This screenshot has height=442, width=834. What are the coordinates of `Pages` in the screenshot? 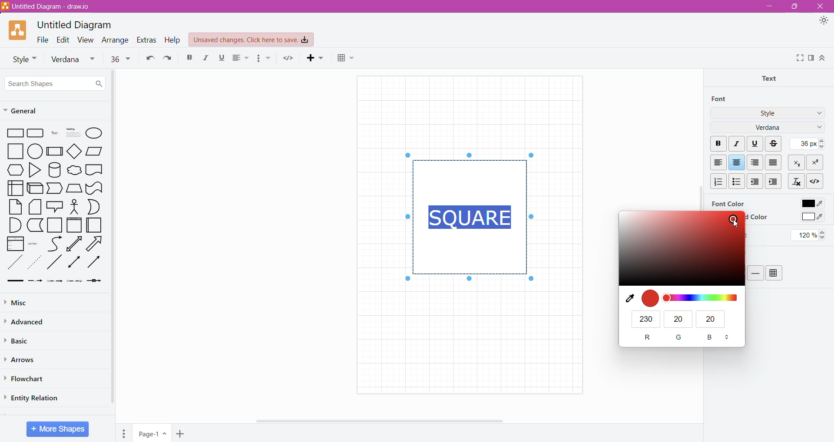 It's located at (124, 433).